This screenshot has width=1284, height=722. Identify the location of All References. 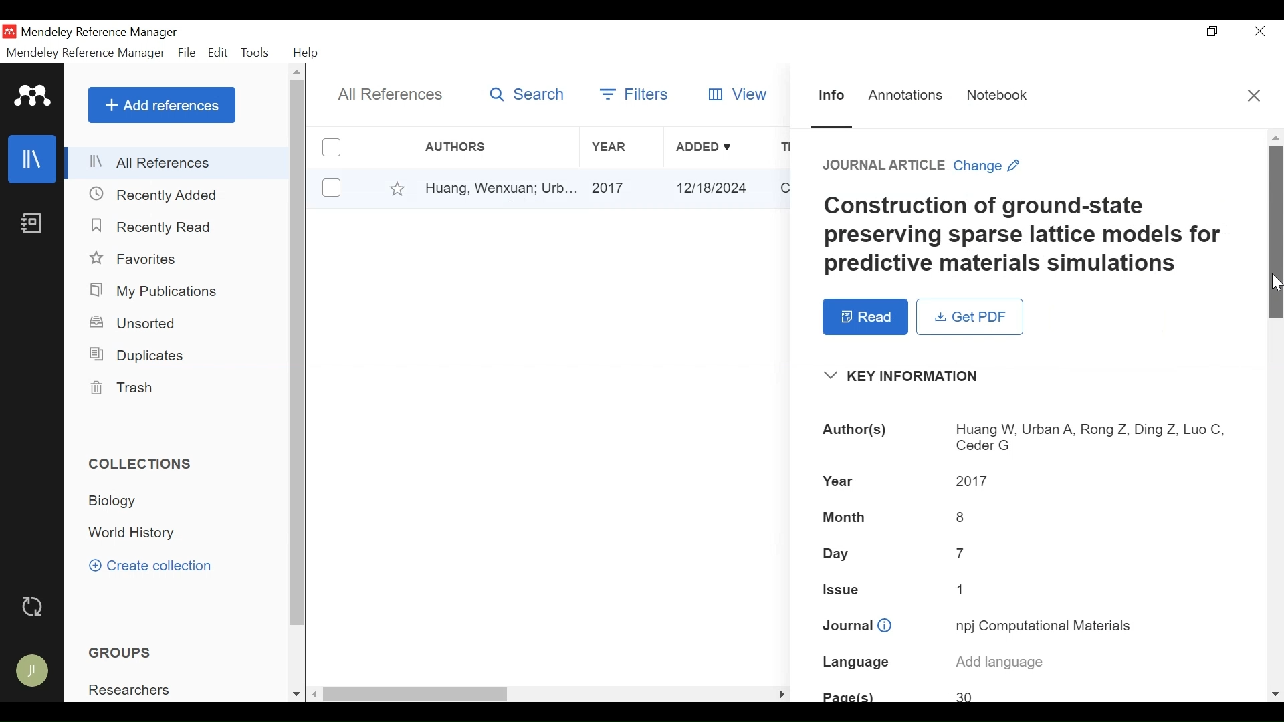
(179, 162).